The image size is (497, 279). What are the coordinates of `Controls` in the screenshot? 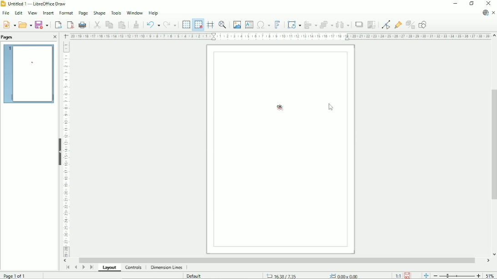 It's located at (133, 268).